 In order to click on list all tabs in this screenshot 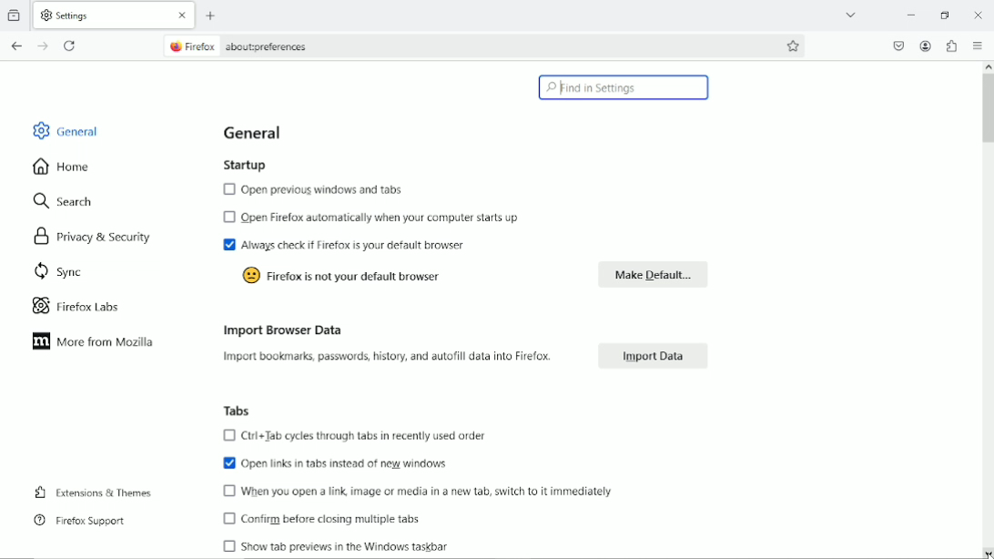, I will do `click(850, 15)`.